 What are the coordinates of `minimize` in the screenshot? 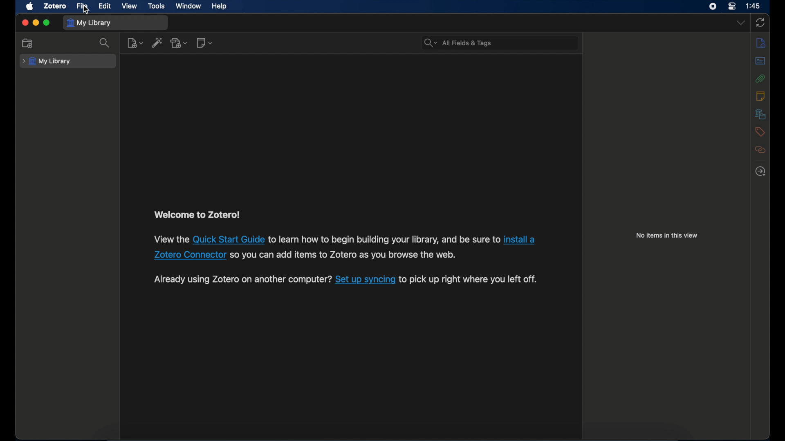 It's located at (35, 23).